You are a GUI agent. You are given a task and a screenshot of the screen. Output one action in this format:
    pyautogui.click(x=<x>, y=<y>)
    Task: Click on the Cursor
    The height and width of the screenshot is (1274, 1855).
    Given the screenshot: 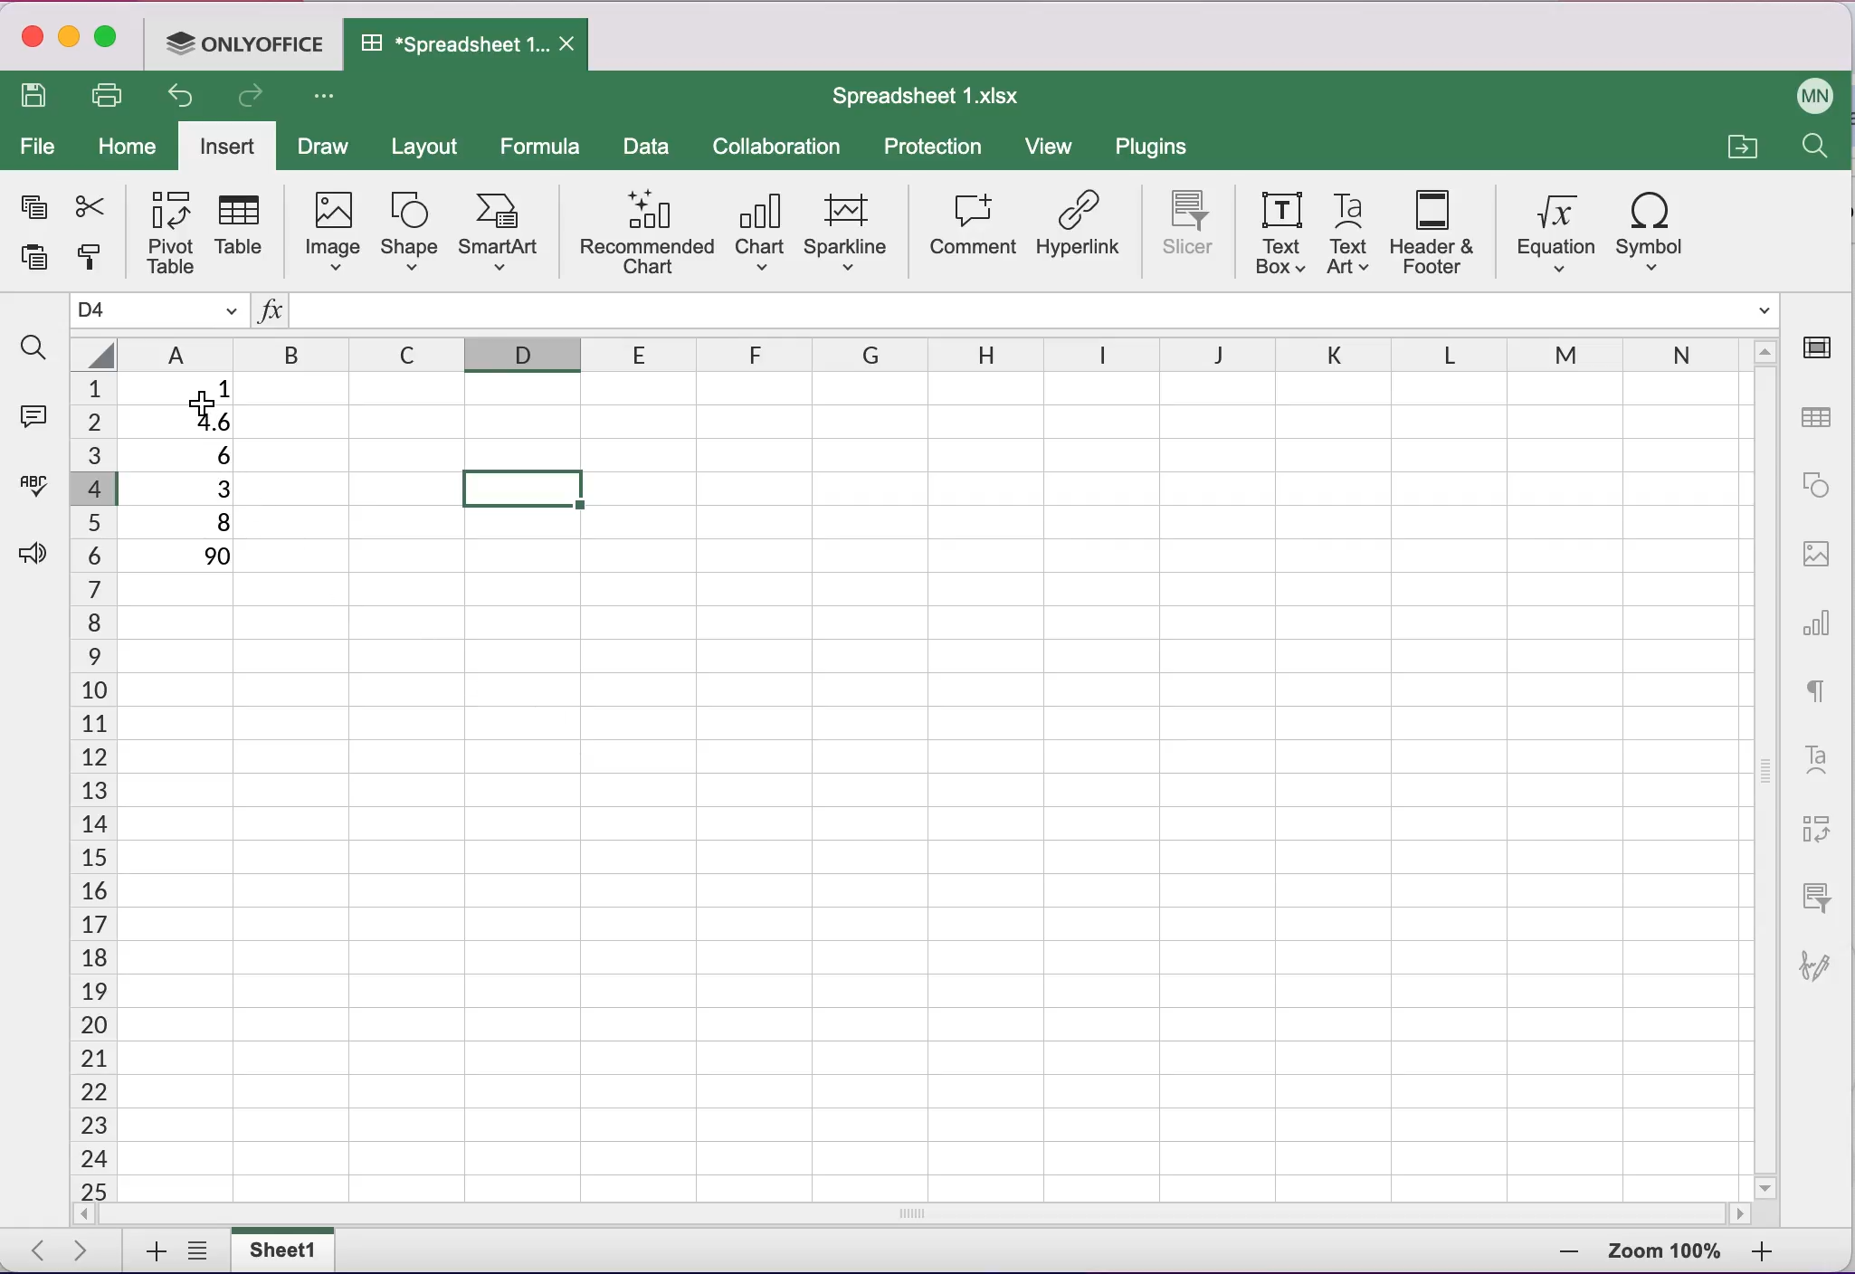 What is the action you would take?
    pyautogui.click(x=188, y=399)
    